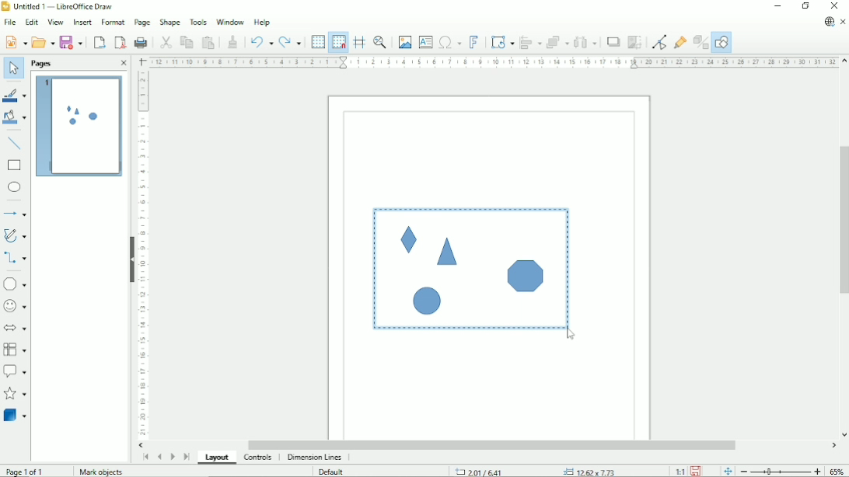 Image resolution: width=849 pixels, height=477 pixels. I want to click on Default, so click(334, 471).